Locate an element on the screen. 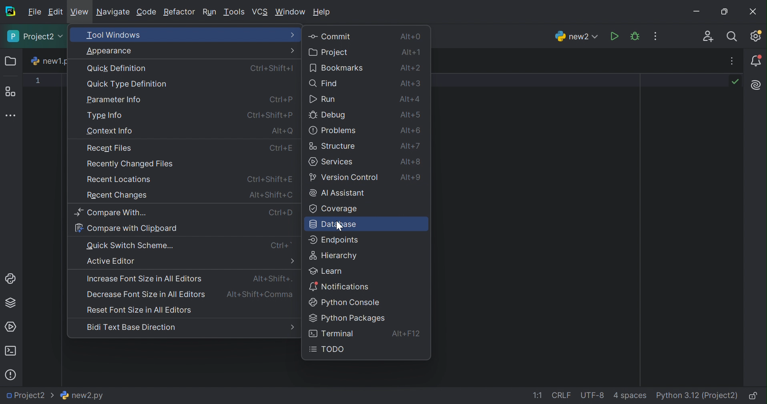 Image resolution: width=767 pixels, height=404 pixels. Problems is located at coordinates (12, 374).